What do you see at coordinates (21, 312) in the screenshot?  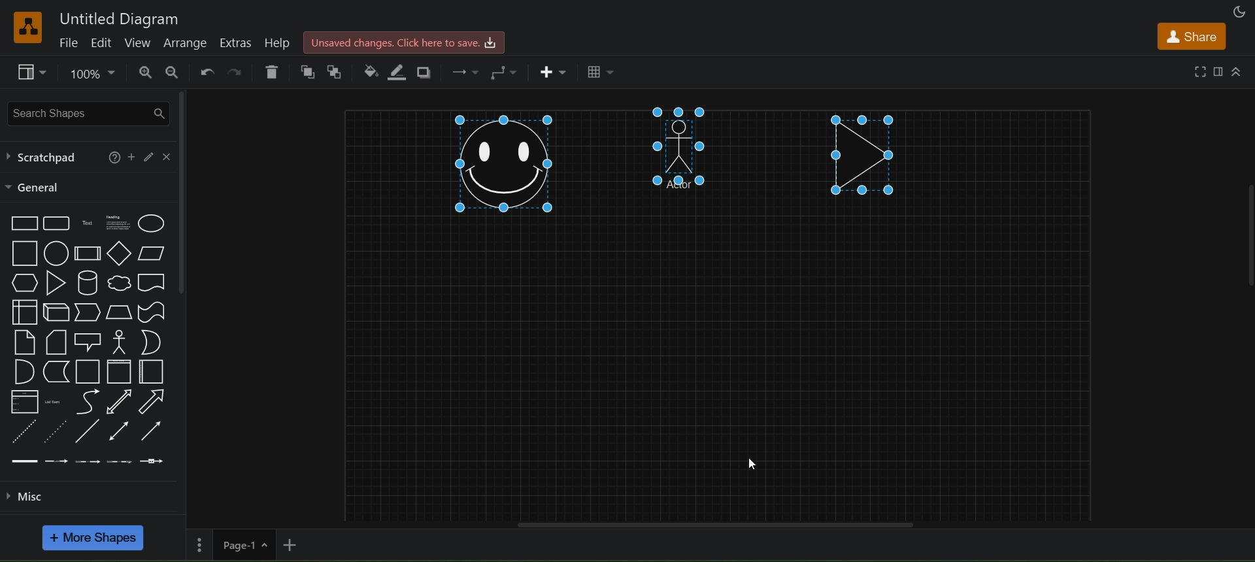 I see `internal storage` at bounding box center [21, 312].